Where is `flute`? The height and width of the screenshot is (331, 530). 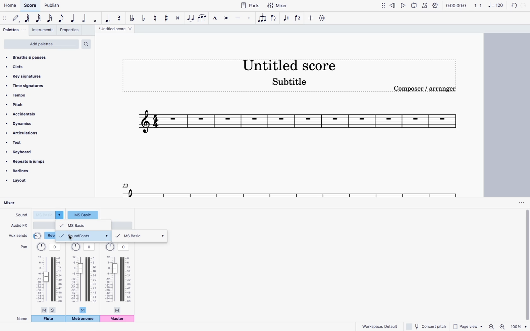
flute is located at coordinates (48, 319).